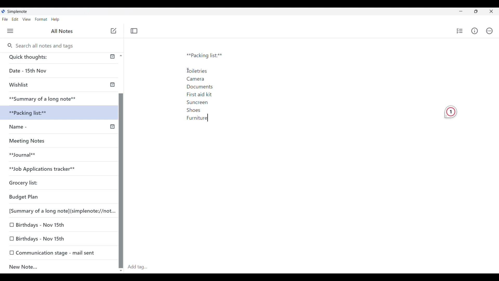 The image size is (499, 281). Describe the element at coordinates (134, 31) in the screenshot. I see `Toggle focus mode` at that location.